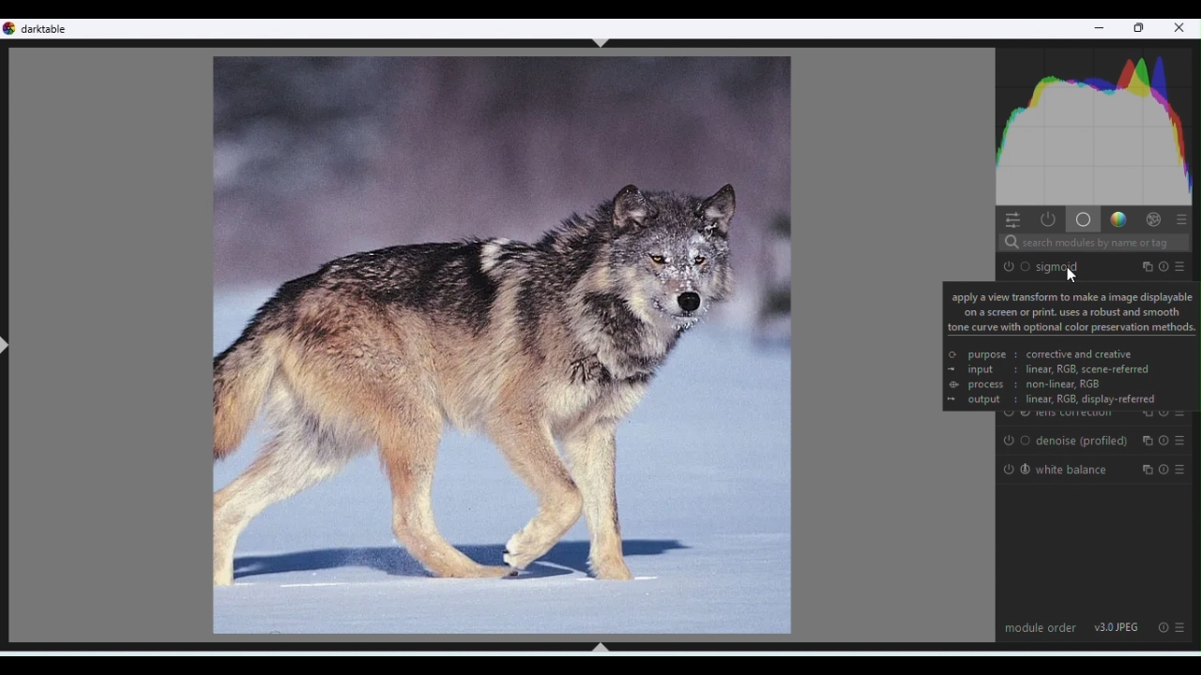 The image size is (1201, 675). I want to click on Gradient, so click(1117, 217).